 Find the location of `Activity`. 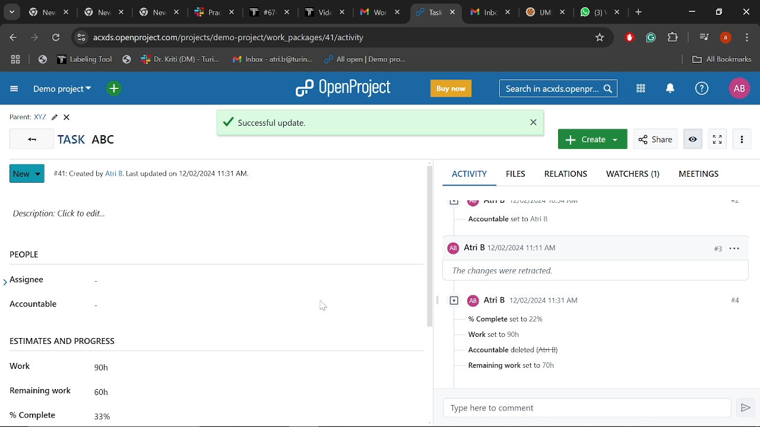

Activity is located at coordinates (469, 173).